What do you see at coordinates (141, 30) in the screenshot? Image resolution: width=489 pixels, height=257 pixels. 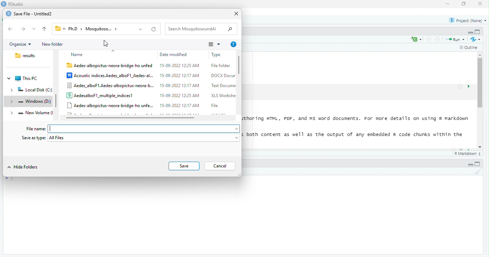 I see `Drop-down ` at bounding box center [141, 30].